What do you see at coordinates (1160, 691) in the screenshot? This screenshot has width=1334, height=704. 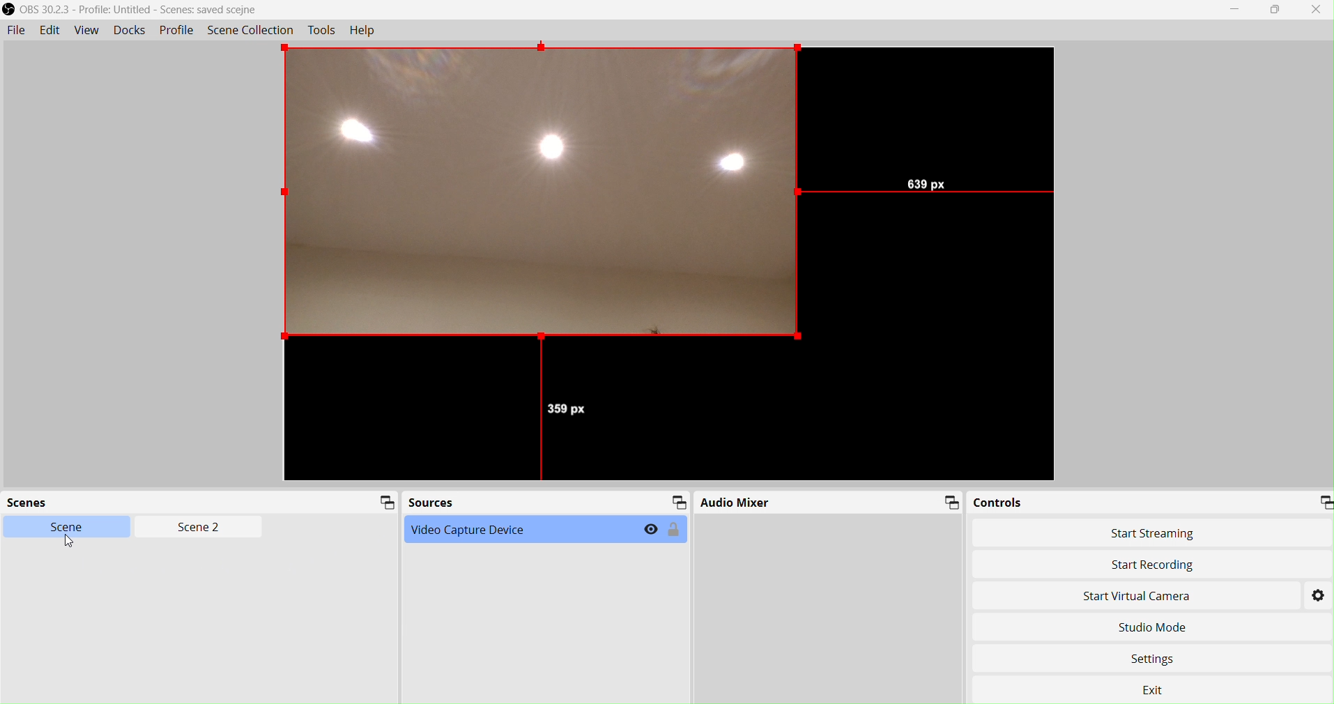 I see `Exit` at bounding box center [1160, 691].